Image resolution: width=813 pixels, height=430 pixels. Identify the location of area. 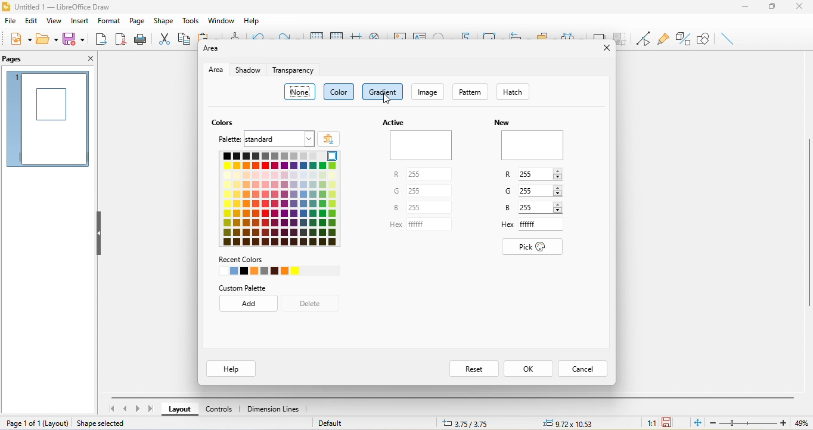
(214, 70).